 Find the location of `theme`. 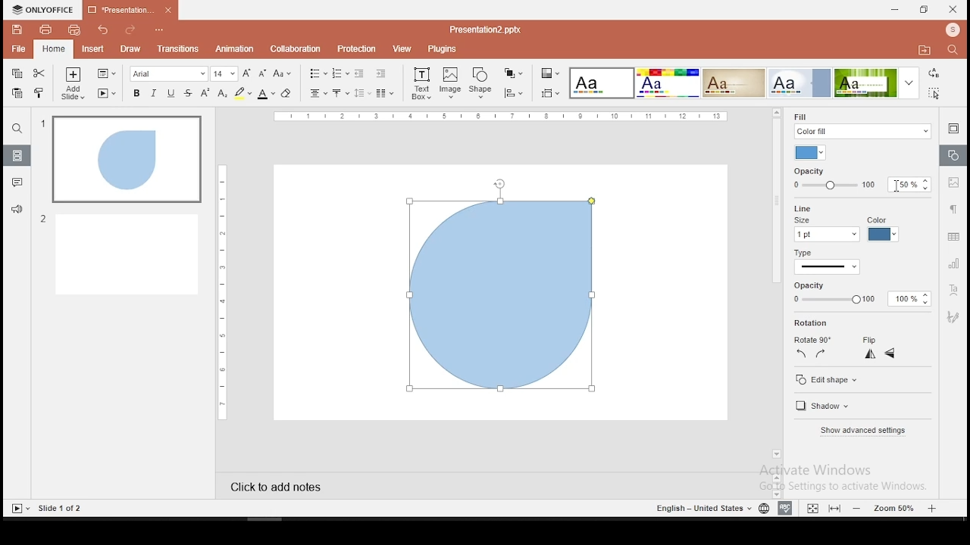

theme is located at coordinates (600, 83).